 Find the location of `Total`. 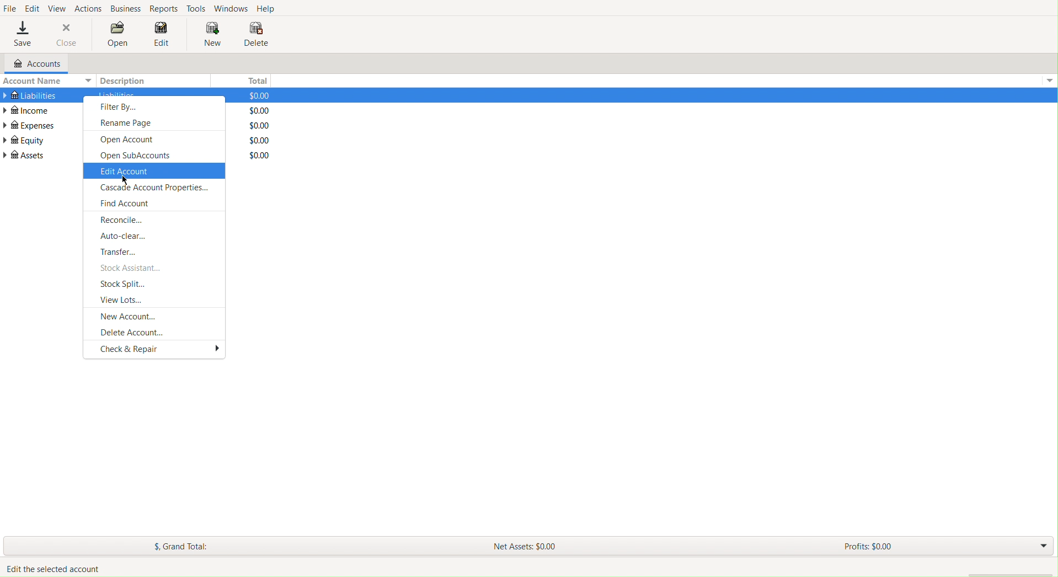

Total is located at coordinates (255, 79).